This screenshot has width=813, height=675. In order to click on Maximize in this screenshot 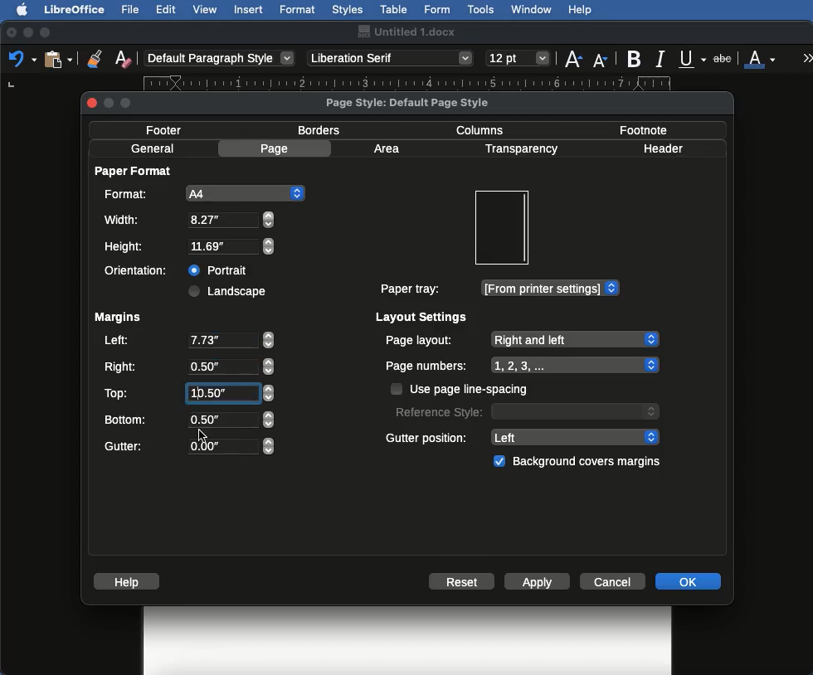, I will do `click(46, 32)`.